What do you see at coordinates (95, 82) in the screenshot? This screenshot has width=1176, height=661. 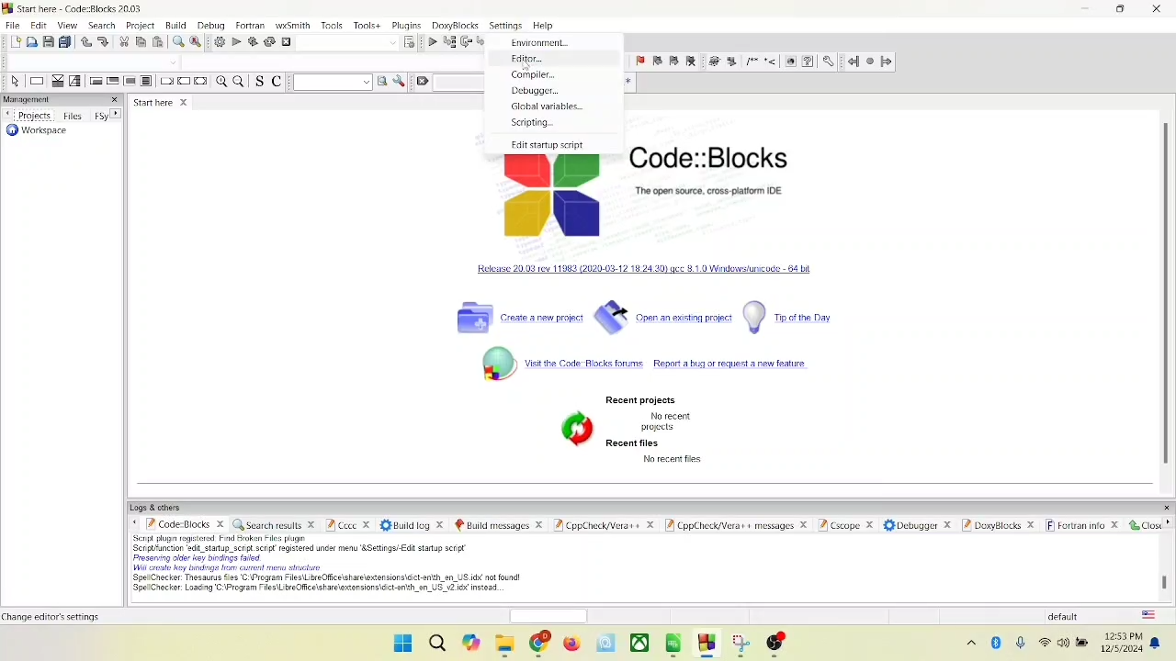 I see `entry condition loop` at bounding box center [95, 82].